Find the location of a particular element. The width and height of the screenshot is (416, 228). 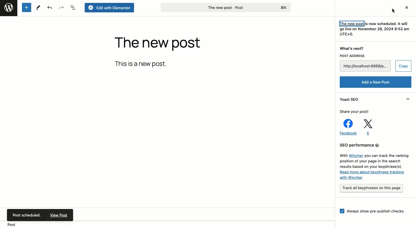

Share your post is located at coordinates (356, 112).